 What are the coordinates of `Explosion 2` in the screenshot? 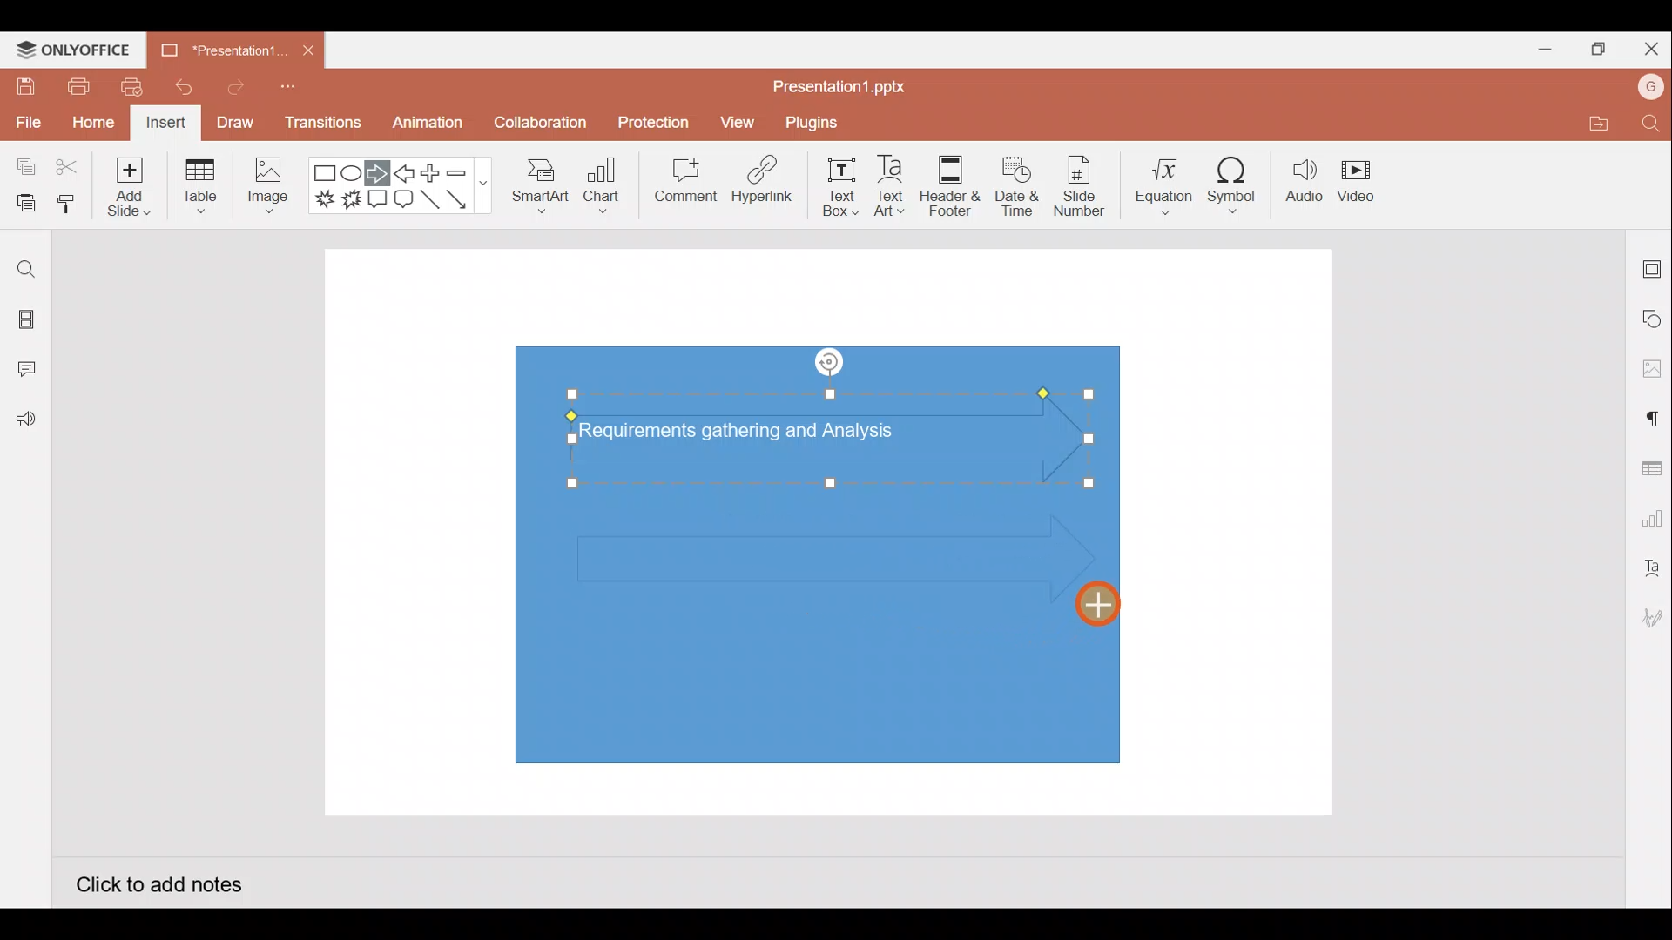 It's located at (352, 201).